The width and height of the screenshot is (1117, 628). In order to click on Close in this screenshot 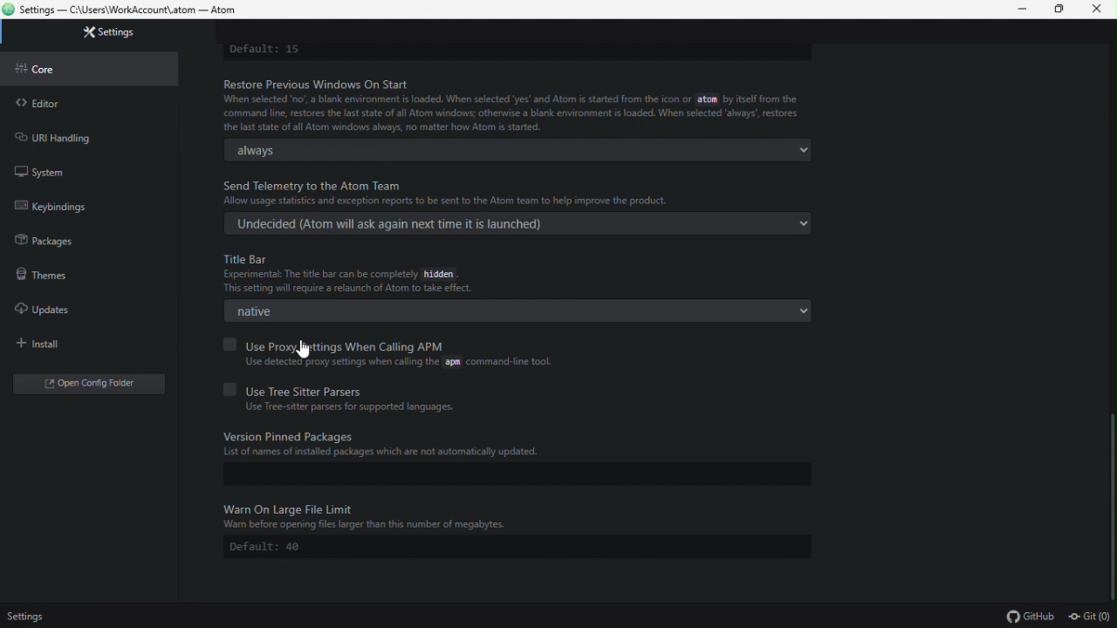, I will do `click(1097, 11)`.